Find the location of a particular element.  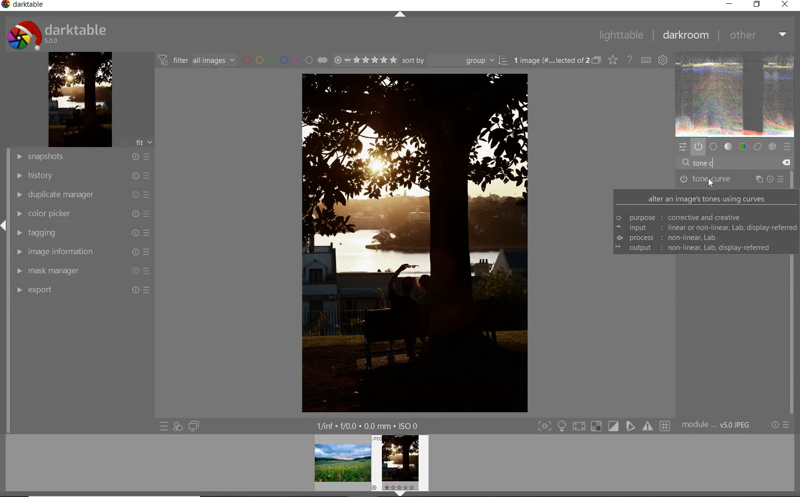

ALTER AN IMAGE'S TONES USING CURVES purpose: corrective and Creative input: linear or non-linear; lab; display referred process: non-linear lab output: non-linear; lab; display referred is located at coordinates (707, 223).